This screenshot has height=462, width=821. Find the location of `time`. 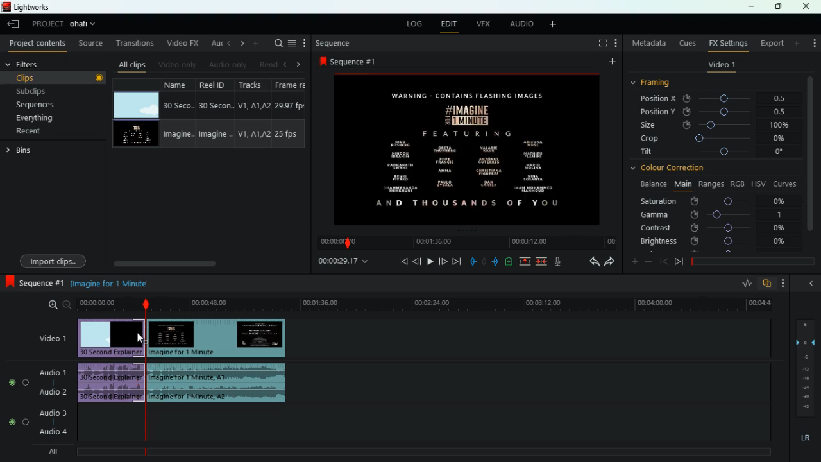

time is located at coordinates (423, 304).